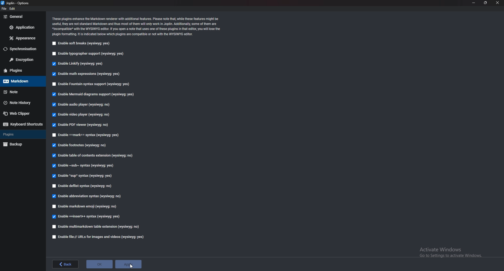  What do you see at coordinates (82, 114) in the screenshot?
I see `Enable video player` at bounding box center [82, 114].